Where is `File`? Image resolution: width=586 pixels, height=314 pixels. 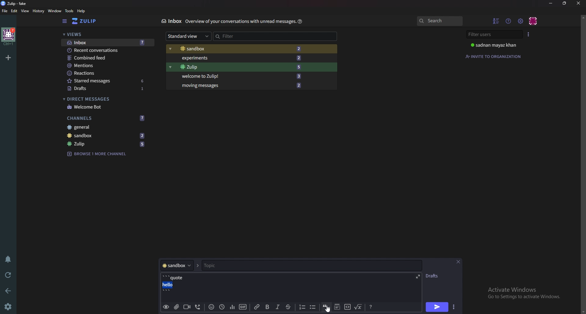 File is located at coordinates (5, 11).